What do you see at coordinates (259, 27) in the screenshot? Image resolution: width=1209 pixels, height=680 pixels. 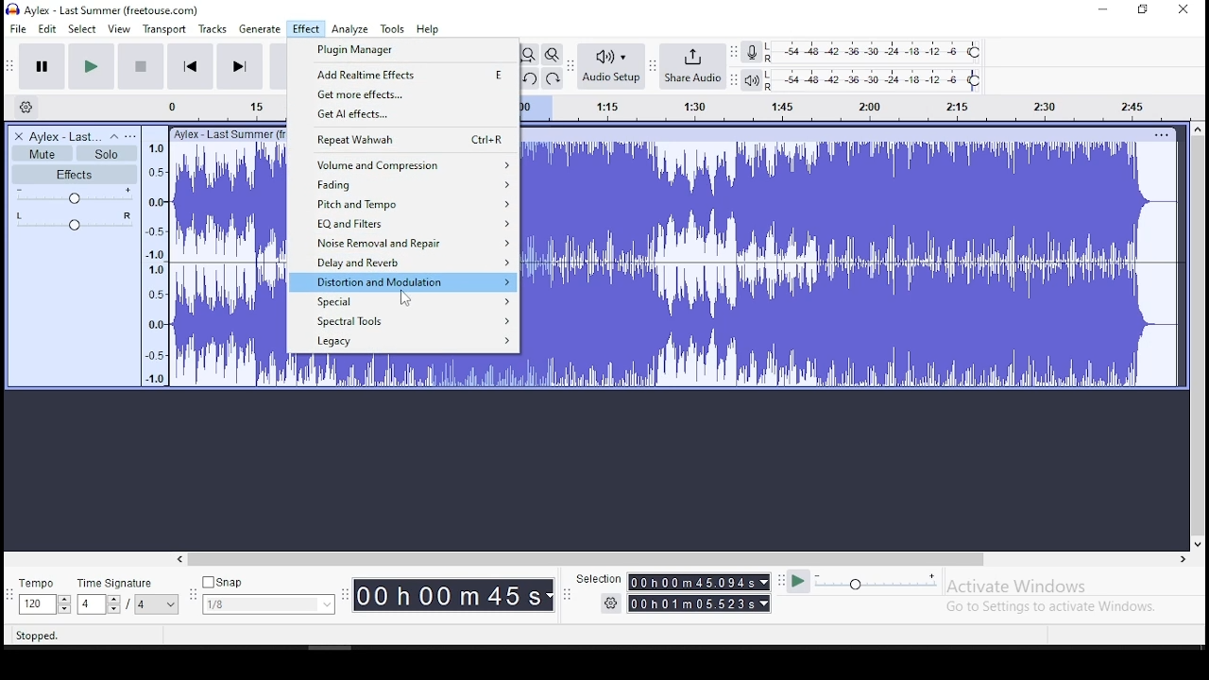 I see `generate` at bounding box center [259, 27].